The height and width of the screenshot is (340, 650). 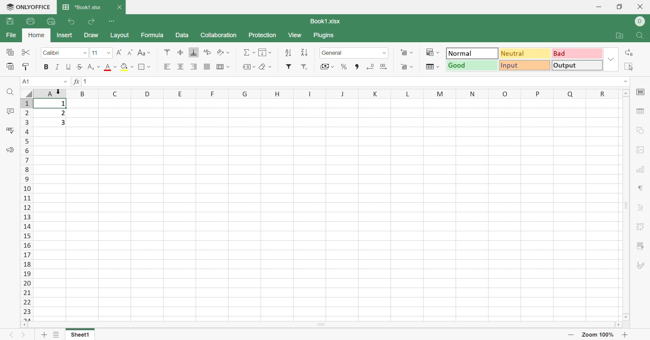 What do you see at coordinates (181, 67) in the screenshot?
I see `Align middle` at bounding box center [181, 67].